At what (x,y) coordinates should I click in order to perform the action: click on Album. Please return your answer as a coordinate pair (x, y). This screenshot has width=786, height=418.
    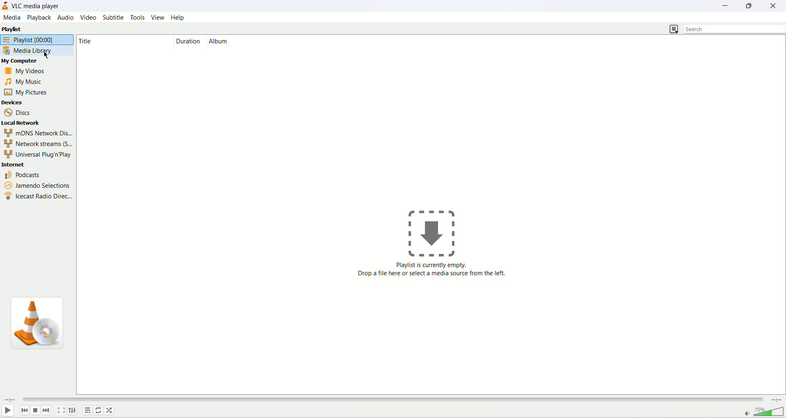
    Looking at the image, I should click on (227, 41).